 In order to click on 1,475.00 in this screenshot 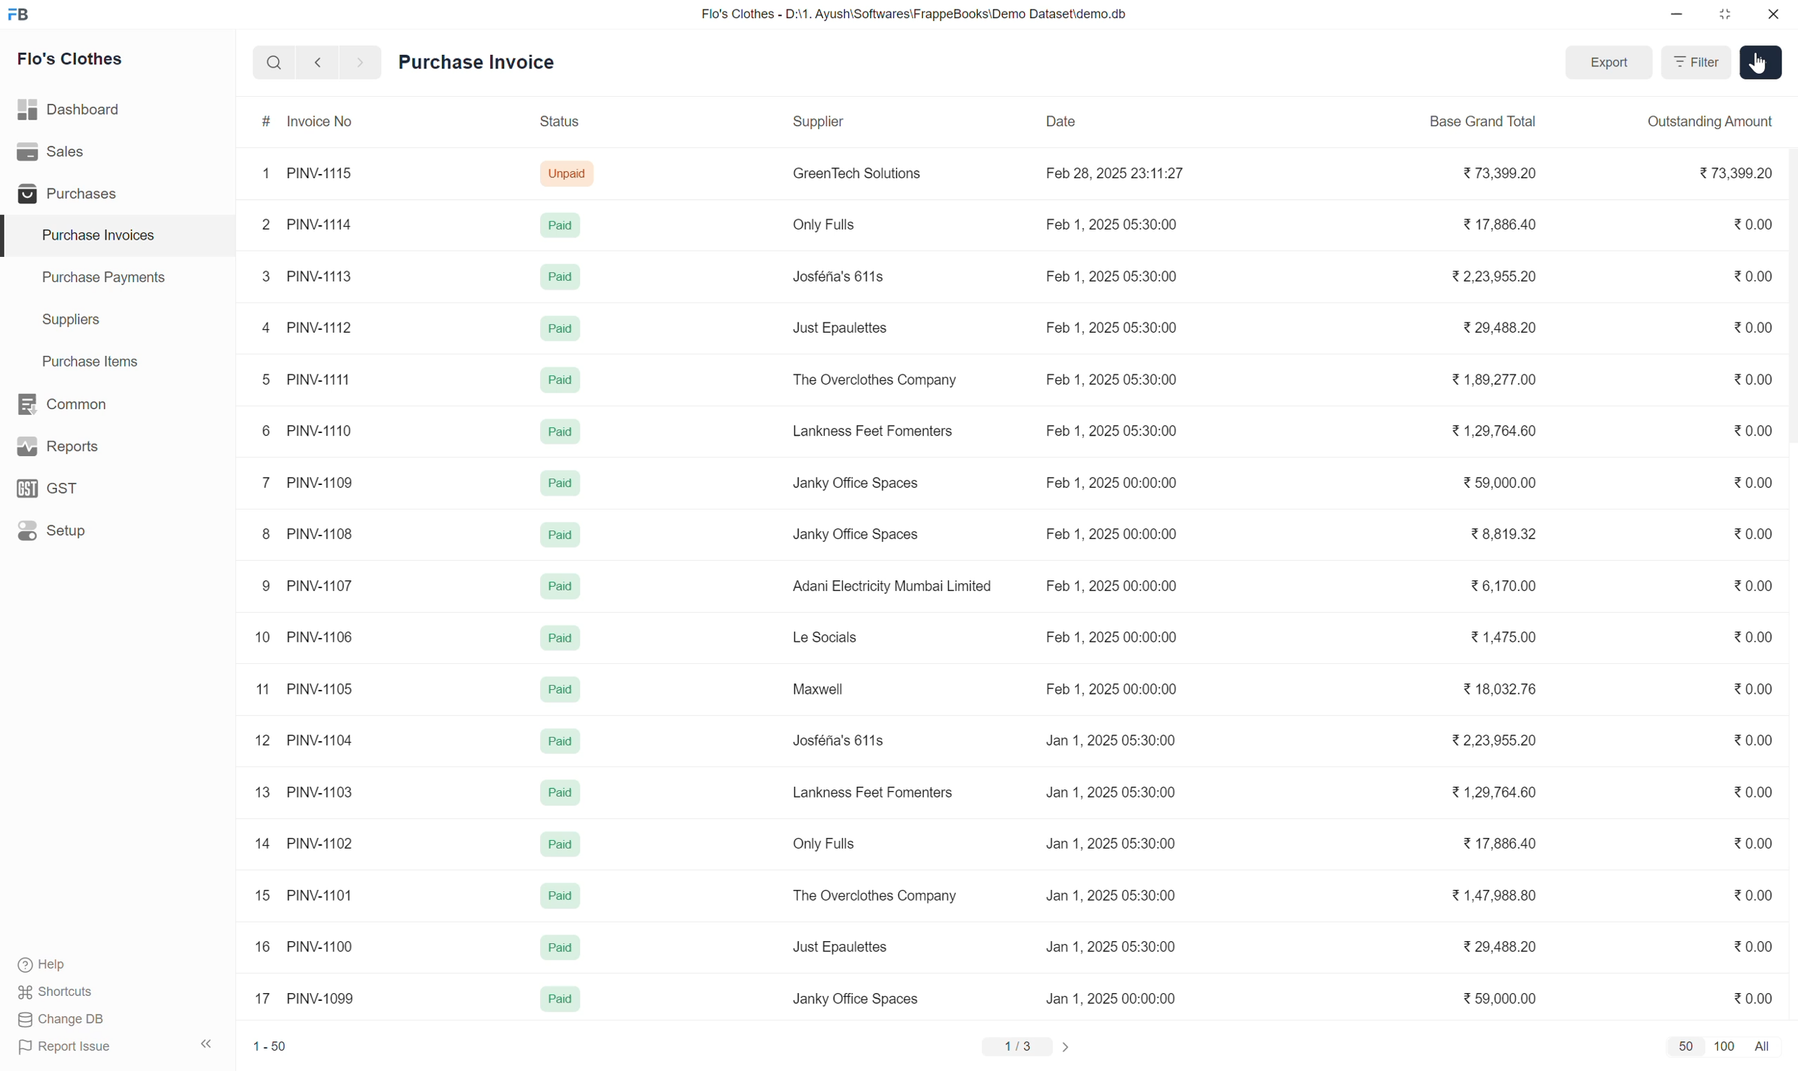, I will do `click(1506, 638)`.